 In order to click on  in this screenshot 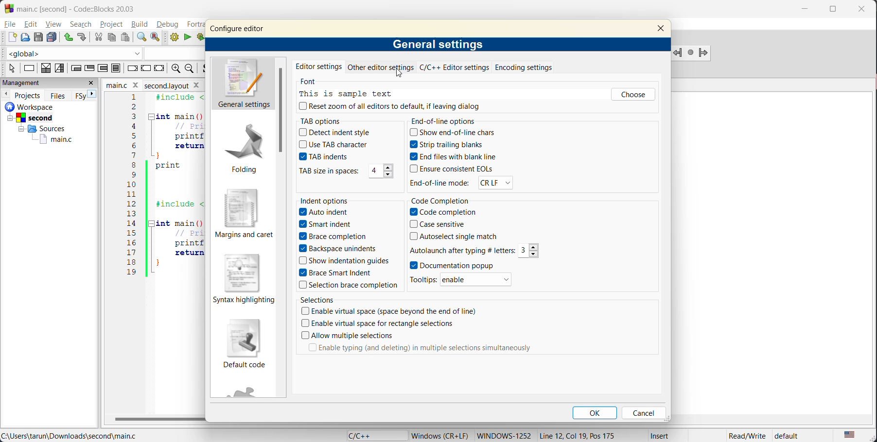, I will do `click(532, 250)`.